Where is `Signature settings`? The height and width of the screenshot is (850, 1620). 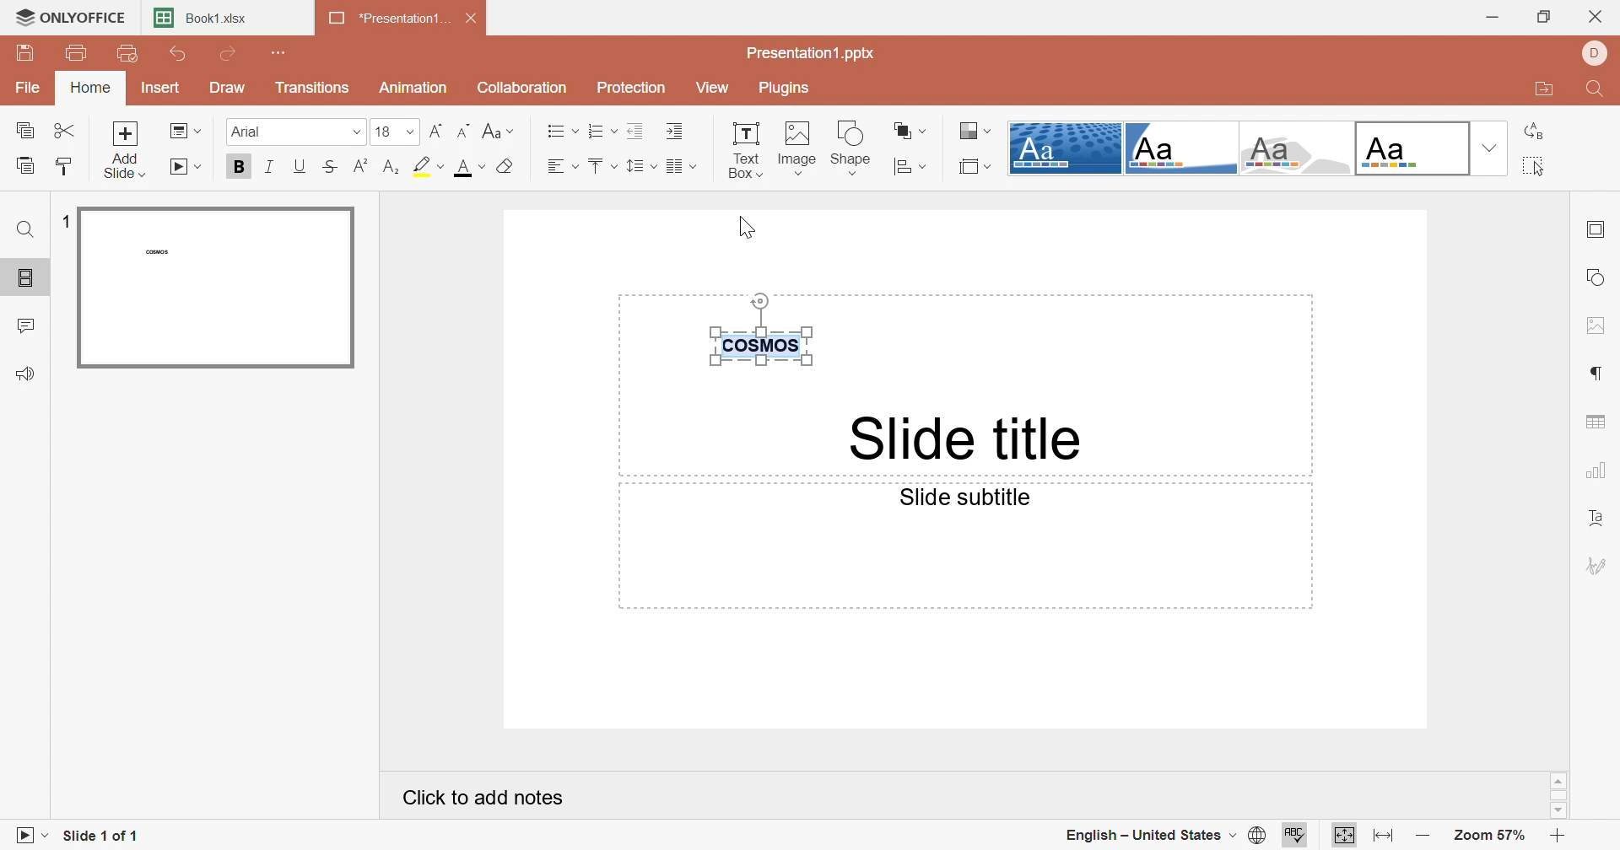 Signature settings is located at coordinates (1600, 568).